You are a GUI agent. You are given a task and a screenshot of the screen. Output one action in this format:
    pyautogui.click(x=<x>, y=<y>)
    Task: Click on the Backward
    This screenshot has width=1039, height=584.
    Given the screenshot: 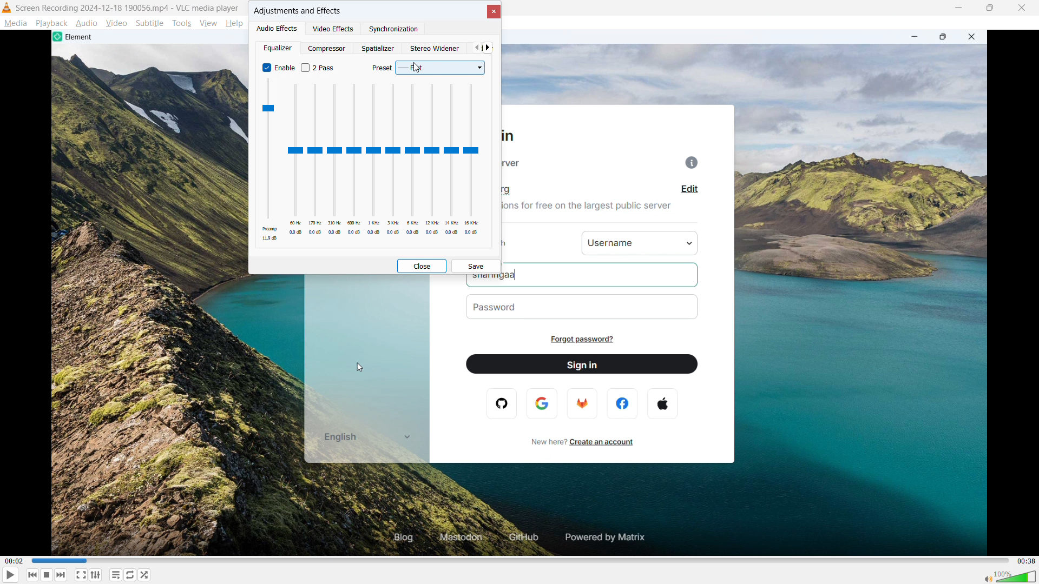 What is the action you would take?
    pyautogui.click(x=32, y=575)
    